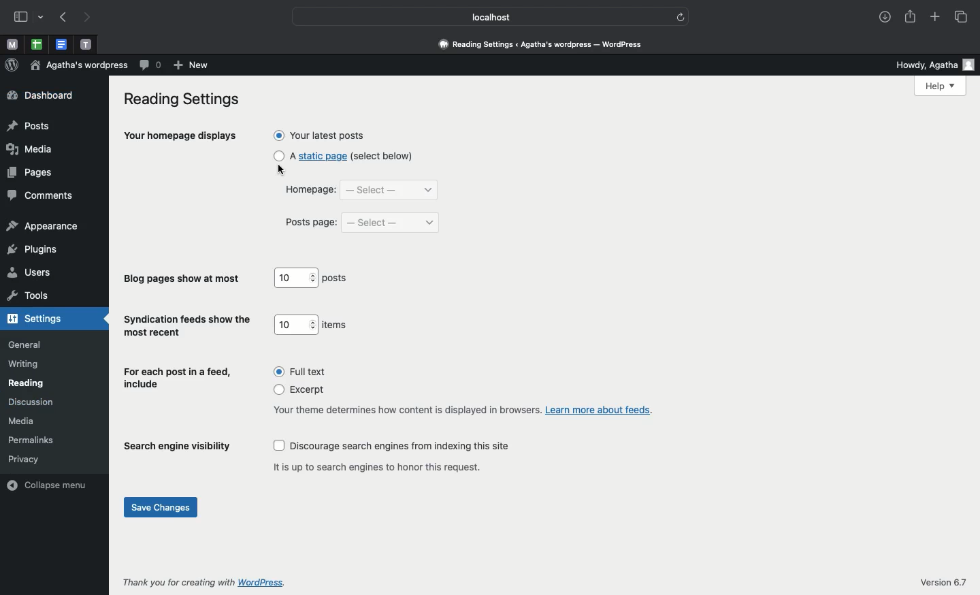 This screenshot has width=980, height=595. What do you see at coordinates (964, 18) in the screenshot?
I see `Tabs` at bounding box center [964, 18].